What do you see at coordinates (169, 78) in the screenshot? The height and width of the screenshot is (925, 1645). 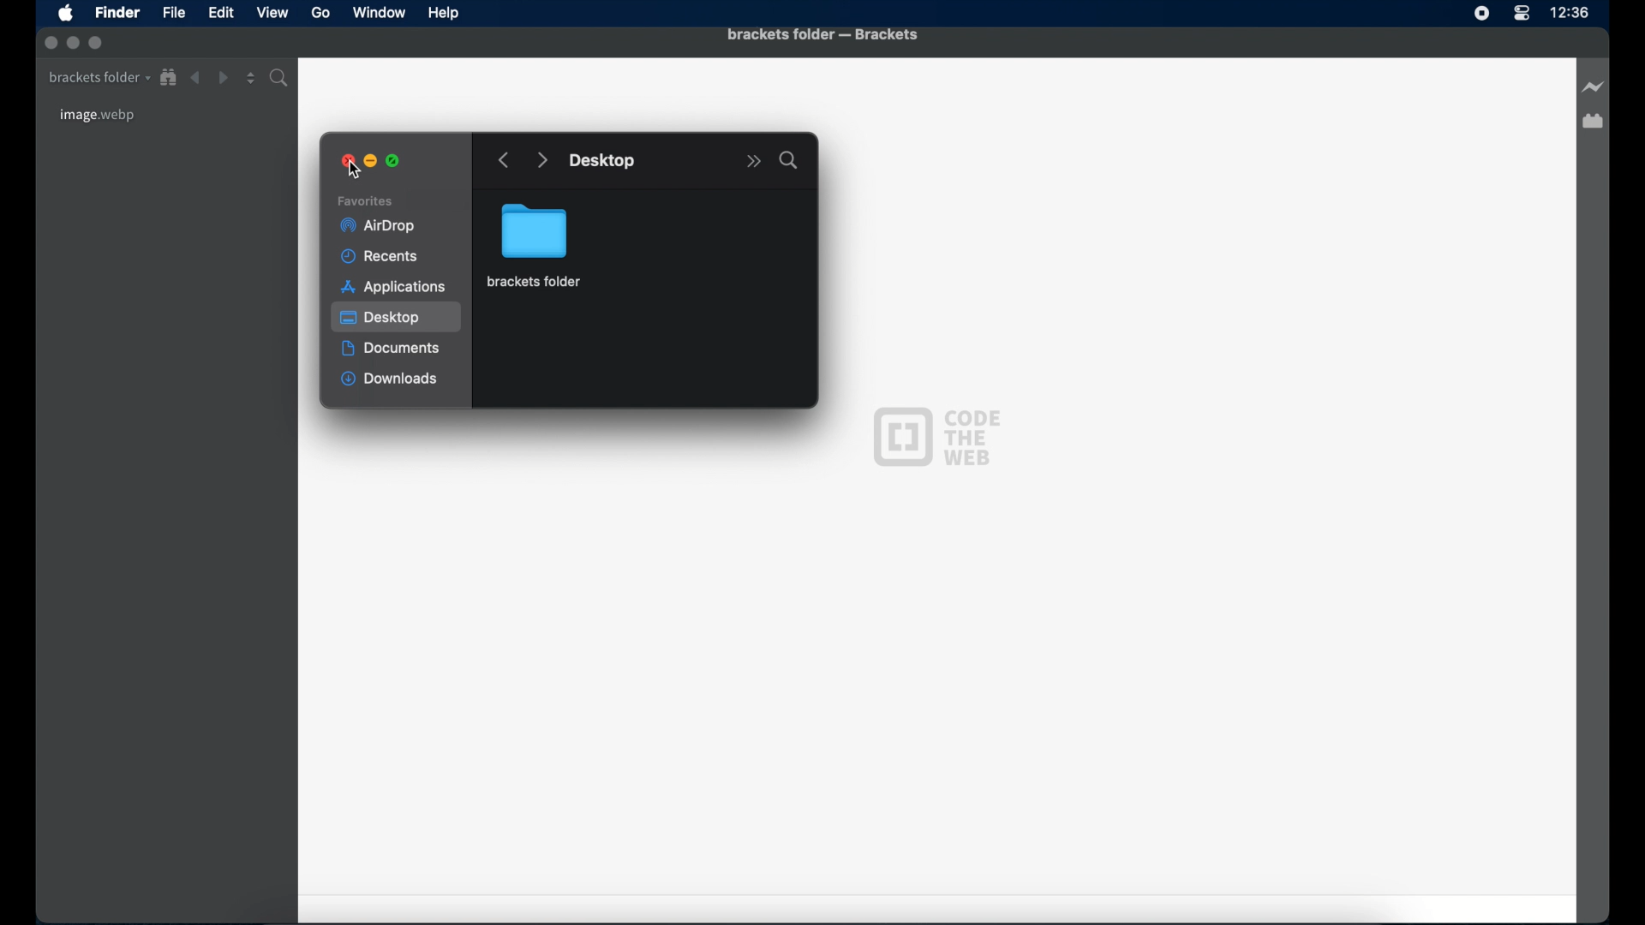 I see `show in file tree` at bounding box center [169, 78].